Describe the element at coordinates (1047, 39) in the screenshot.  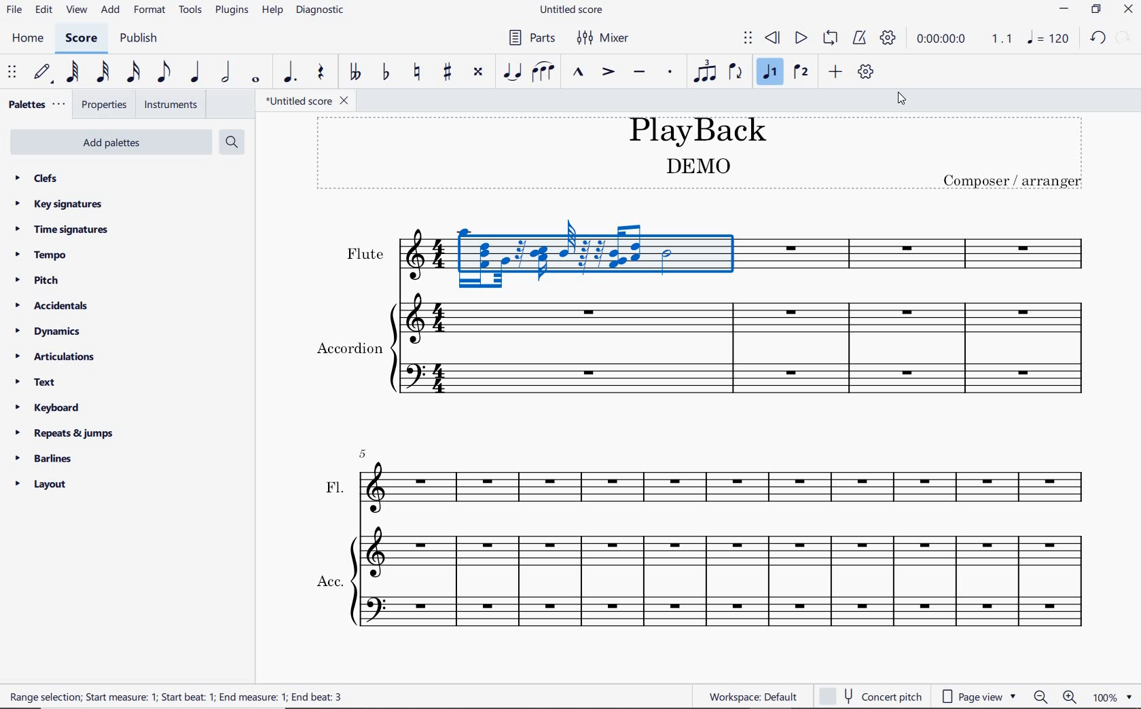
I see `NOTE` at that location.